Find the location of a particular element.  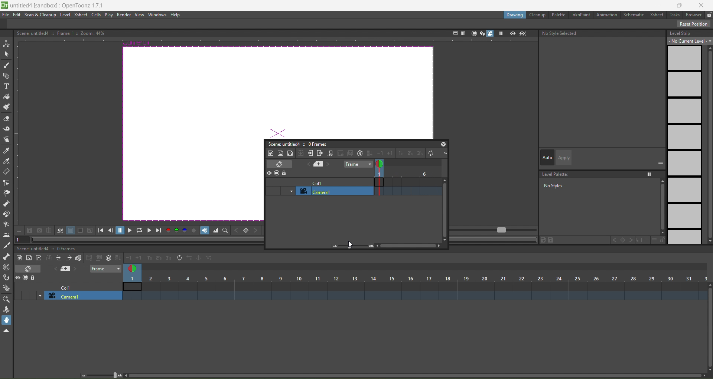

camera1 is located at coordinates (84, 296).